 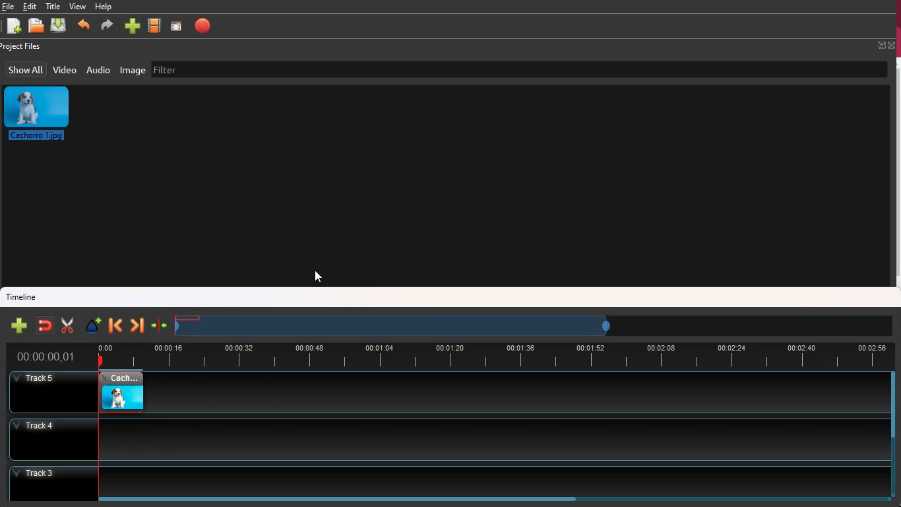 What do you see at coordinates (394, 324) in the screenshot?
I see `timeframe` at bounding box center [394, 324].